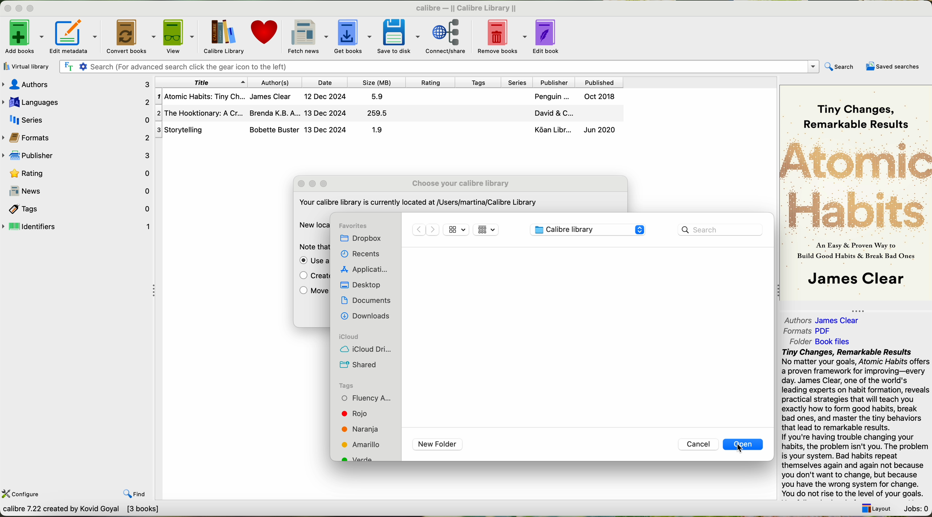 The height and width of the screenshot is (517, 932). I want to click on rating, so click(77, 173).